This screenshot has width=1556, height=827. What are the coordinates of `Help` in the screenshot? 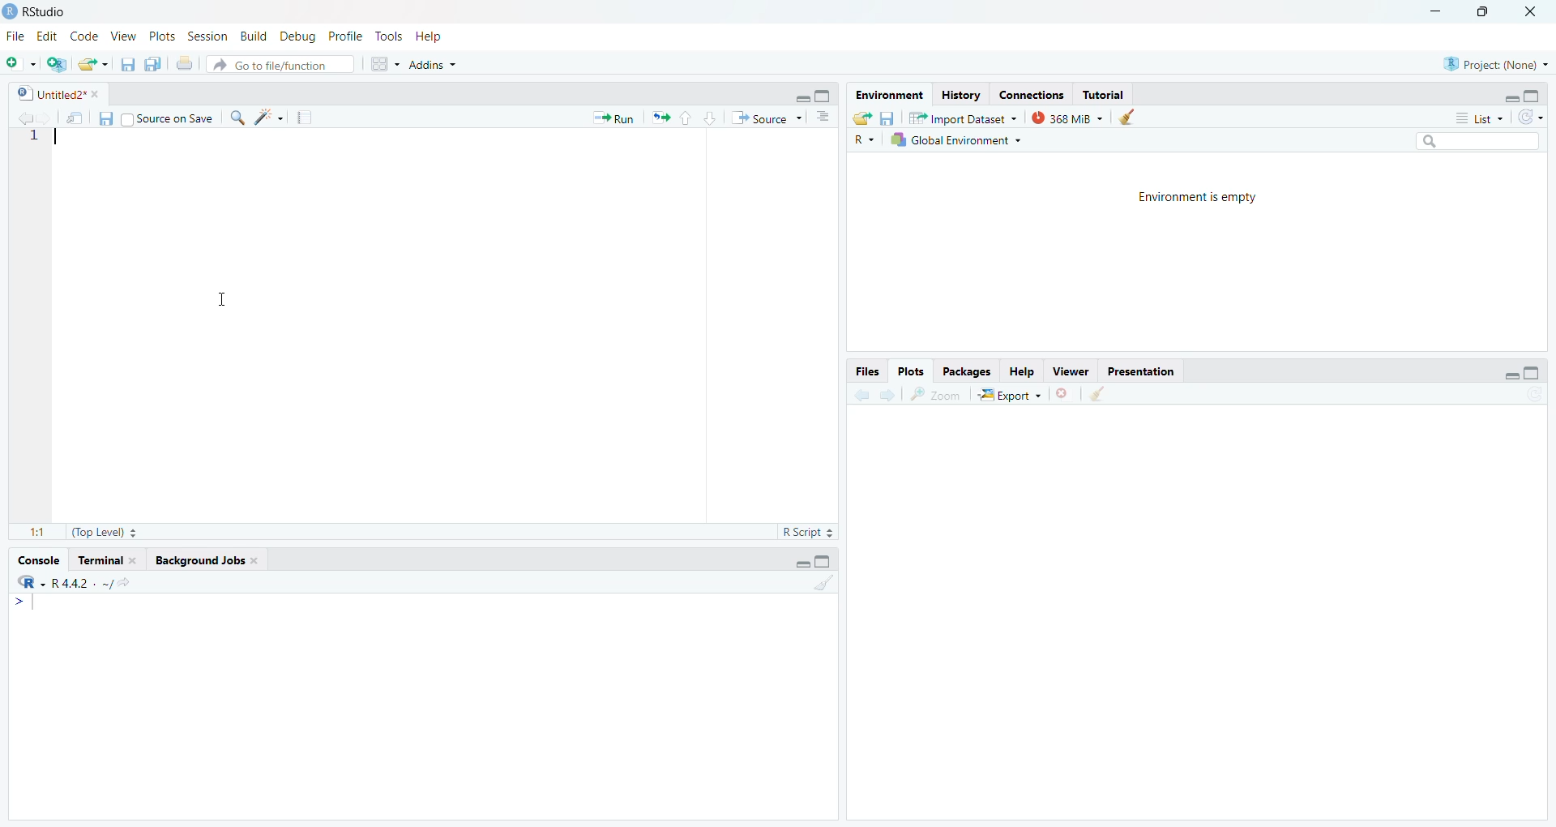 It's located at (1026, 371).